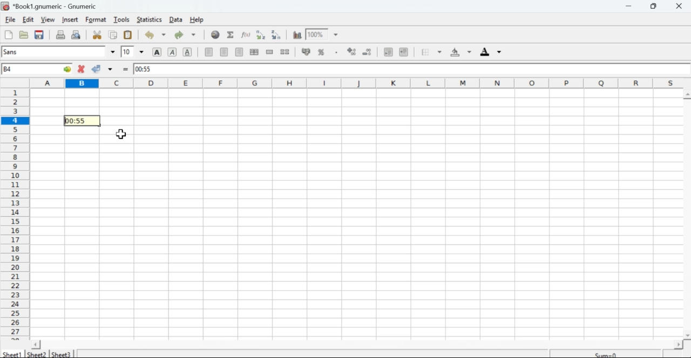 The height and width of the screenshot is (358, 691). What do you see at coordinates (5, 6) in the screenshot?
I see `icon` at bounding box center [5, 6].